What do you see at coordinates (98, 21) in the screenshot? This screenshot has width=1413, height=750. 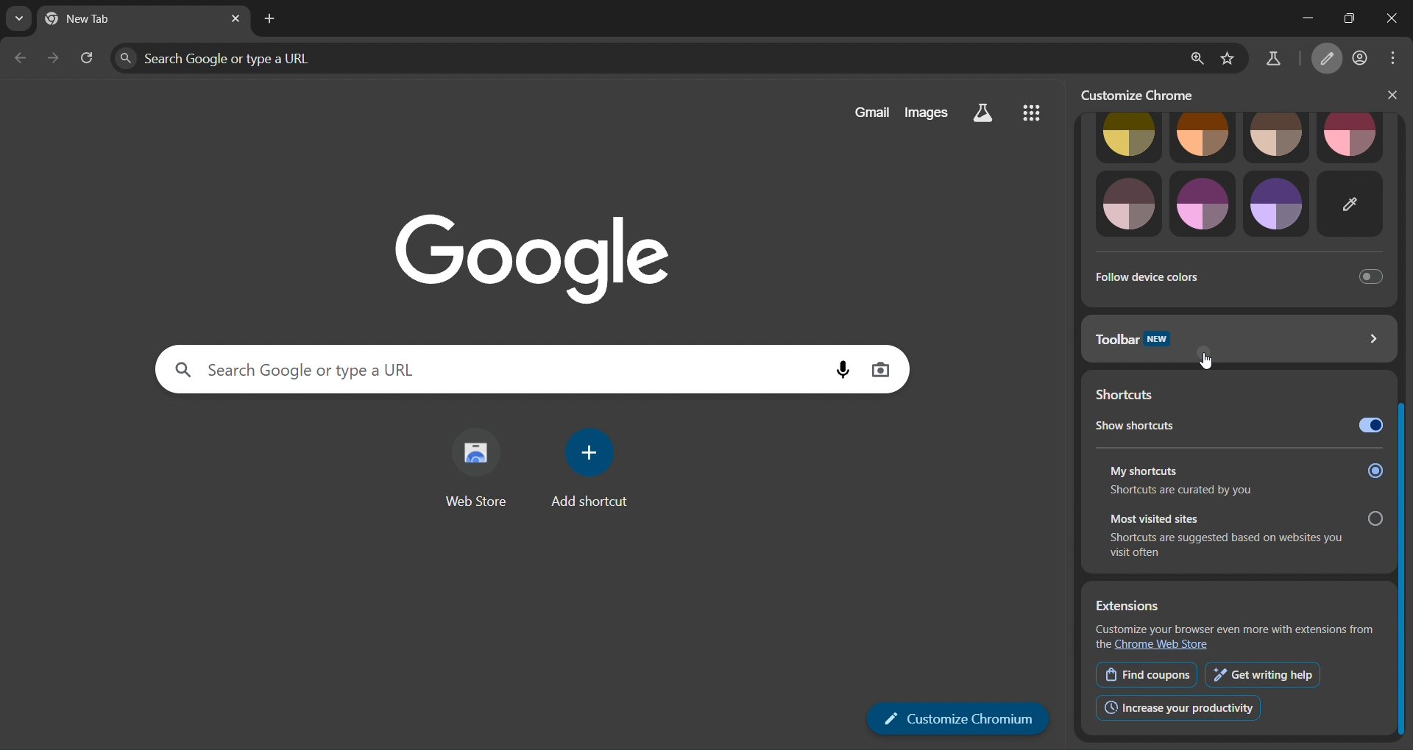 I see `current tab` at bounding box center [98, 21].